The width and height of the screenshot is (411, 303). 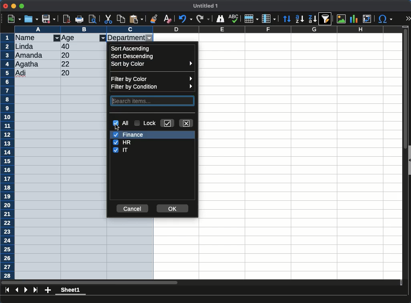 What do you see at coordinates (49, 19) in the screenshot?
I see `save` at bounding box center [49, 19].